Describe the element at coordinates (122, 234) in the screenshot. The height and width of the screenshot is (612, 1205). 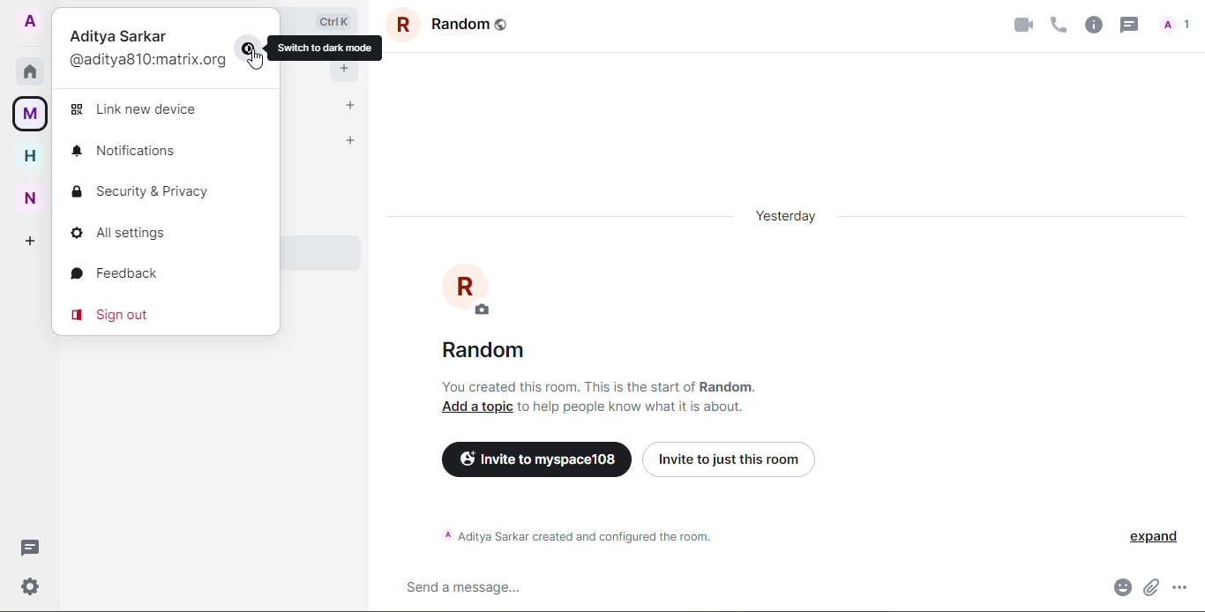
I see `all settings` at that location.